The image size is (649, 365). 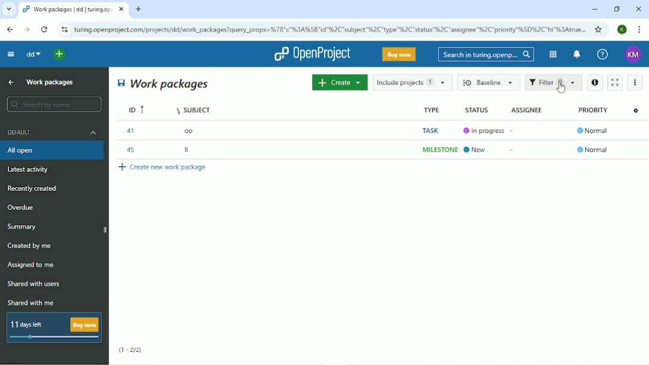 I want to click on Account, so click(x=634, y=55).